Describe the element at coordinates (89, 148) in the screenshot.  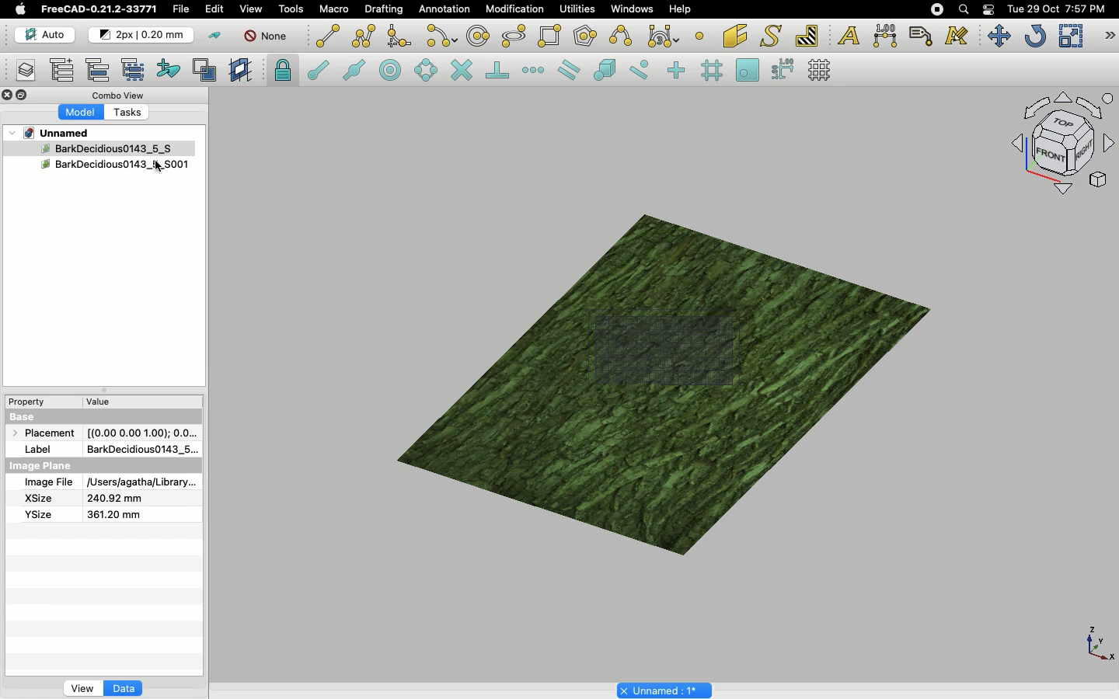
I see `Object selected` at that location.